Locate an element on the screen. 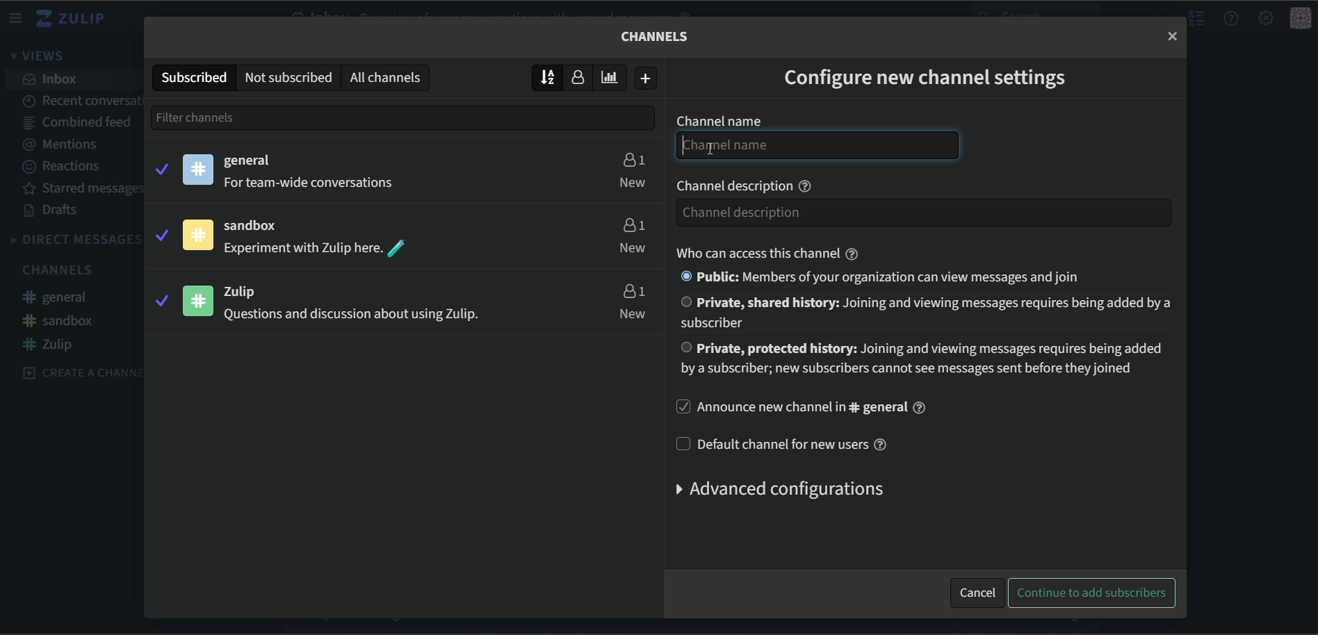 This screenshot has height=635, width=1318. sort is located at coordinates (548, 76).